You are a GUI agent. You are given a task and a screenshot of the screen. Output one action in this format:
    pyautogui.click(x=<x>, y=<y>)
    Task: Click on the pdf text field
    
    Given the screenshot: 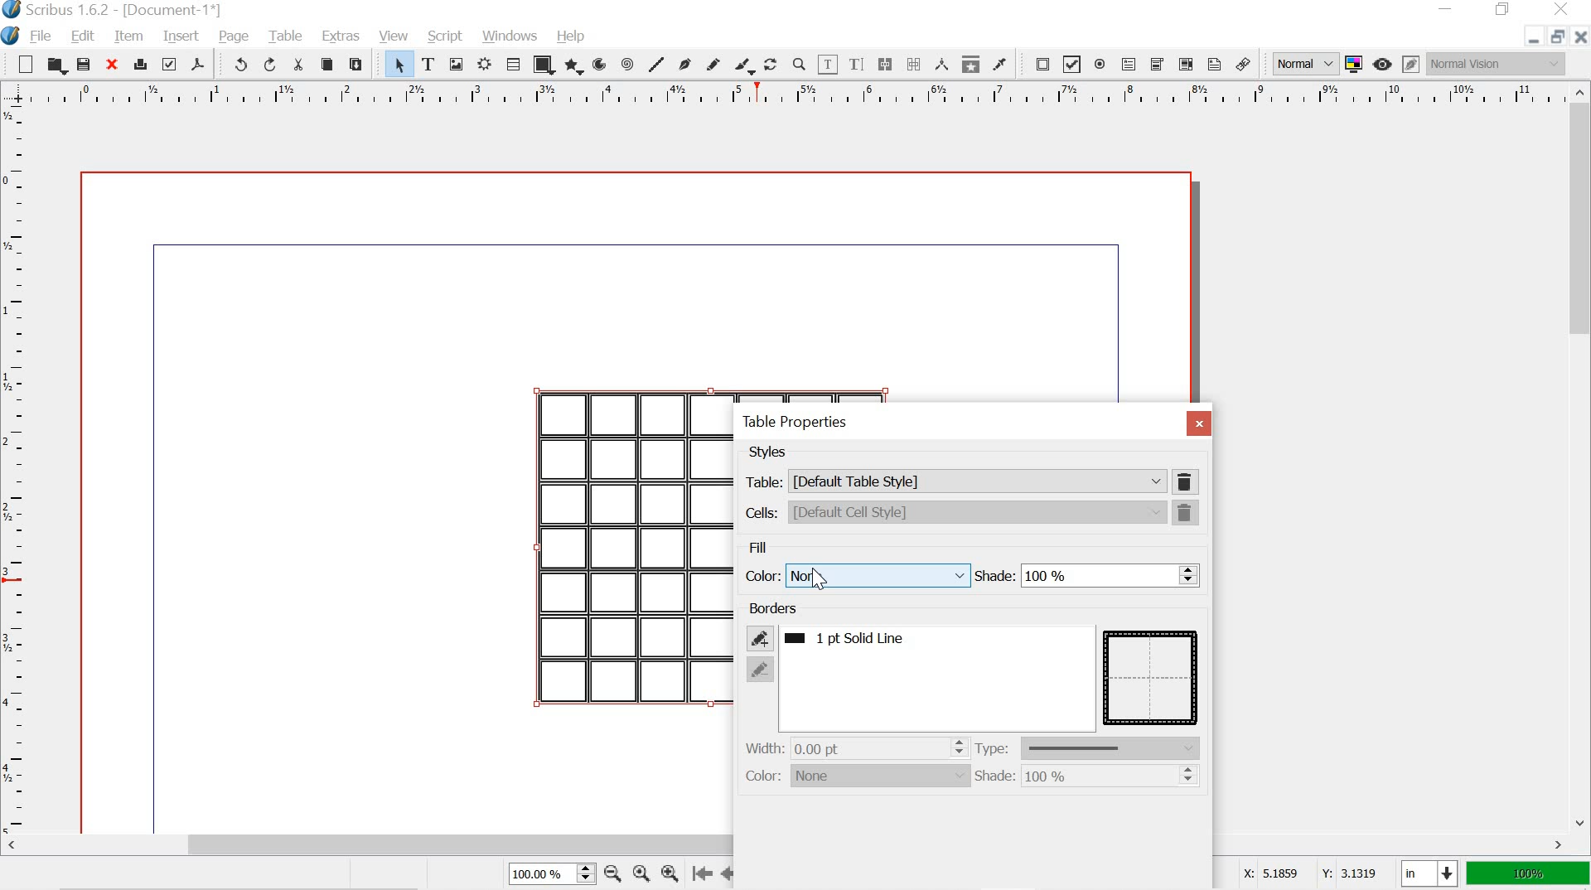 What is the action you would take?
    pyautogui.click(x=1128, y=64)
    